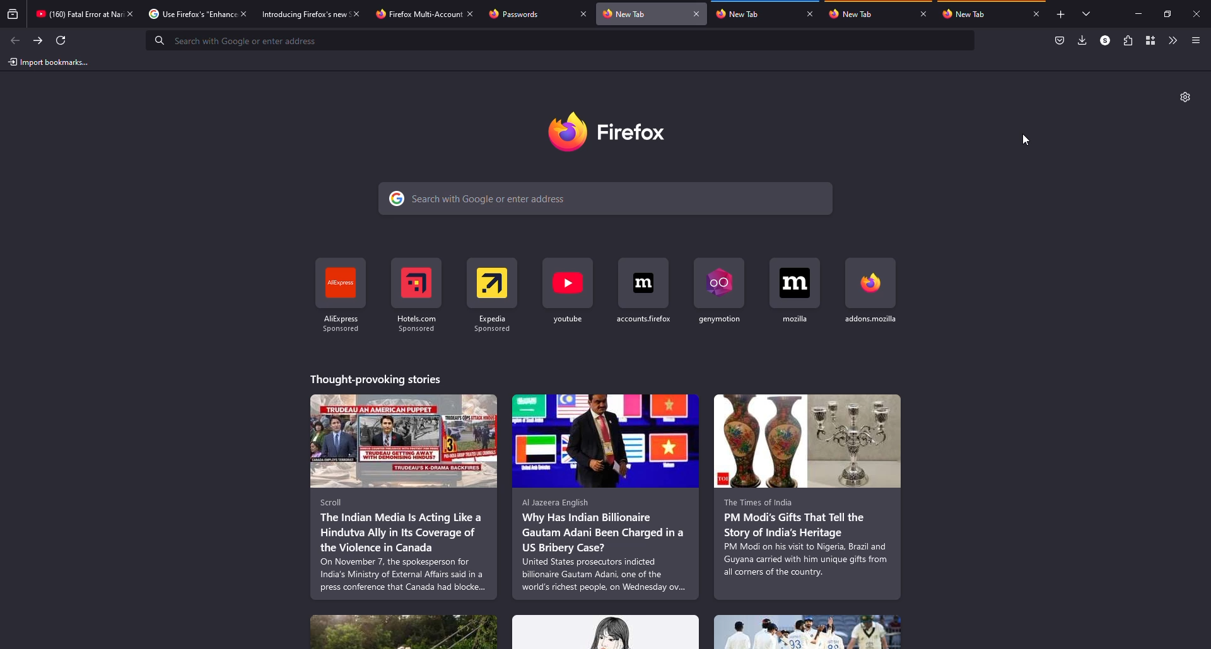 The image size is (1211, 649). Describe the element at coordinates (1198, 13) in the screenshot. I see `close` at that location.